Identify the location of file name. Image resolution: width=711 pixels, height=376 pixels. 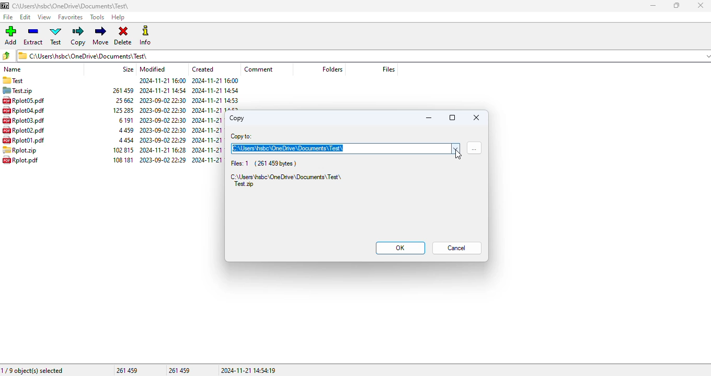
(23, 110).